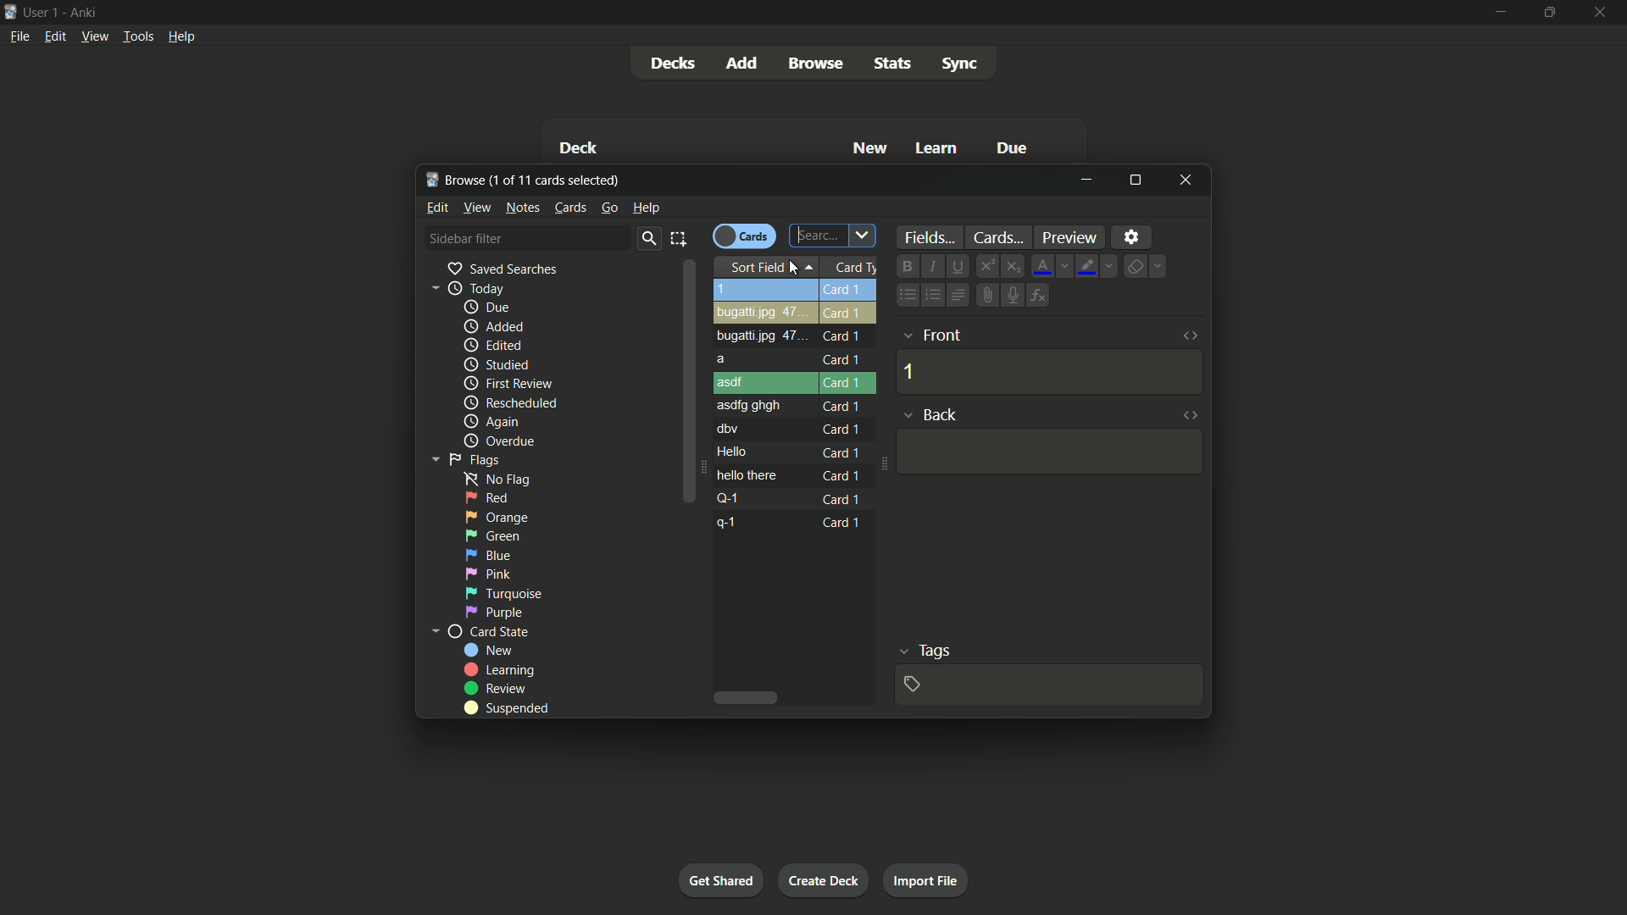 The image size is (1627, 915). What do you see at coordinates (760, 312) in the screenshot?
I see `bugatti.jpg 47` at bounding box center [760, 312].